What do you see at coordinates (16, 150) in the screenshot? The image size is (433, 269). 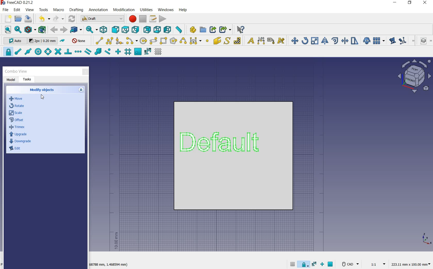 I see `edit` at bounding box center [16, 150].